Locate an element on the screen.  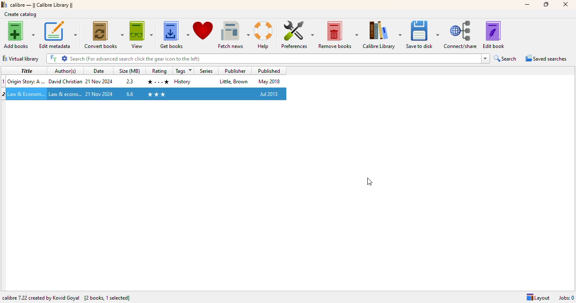
size(MB) is located at coordinates (130, 71).